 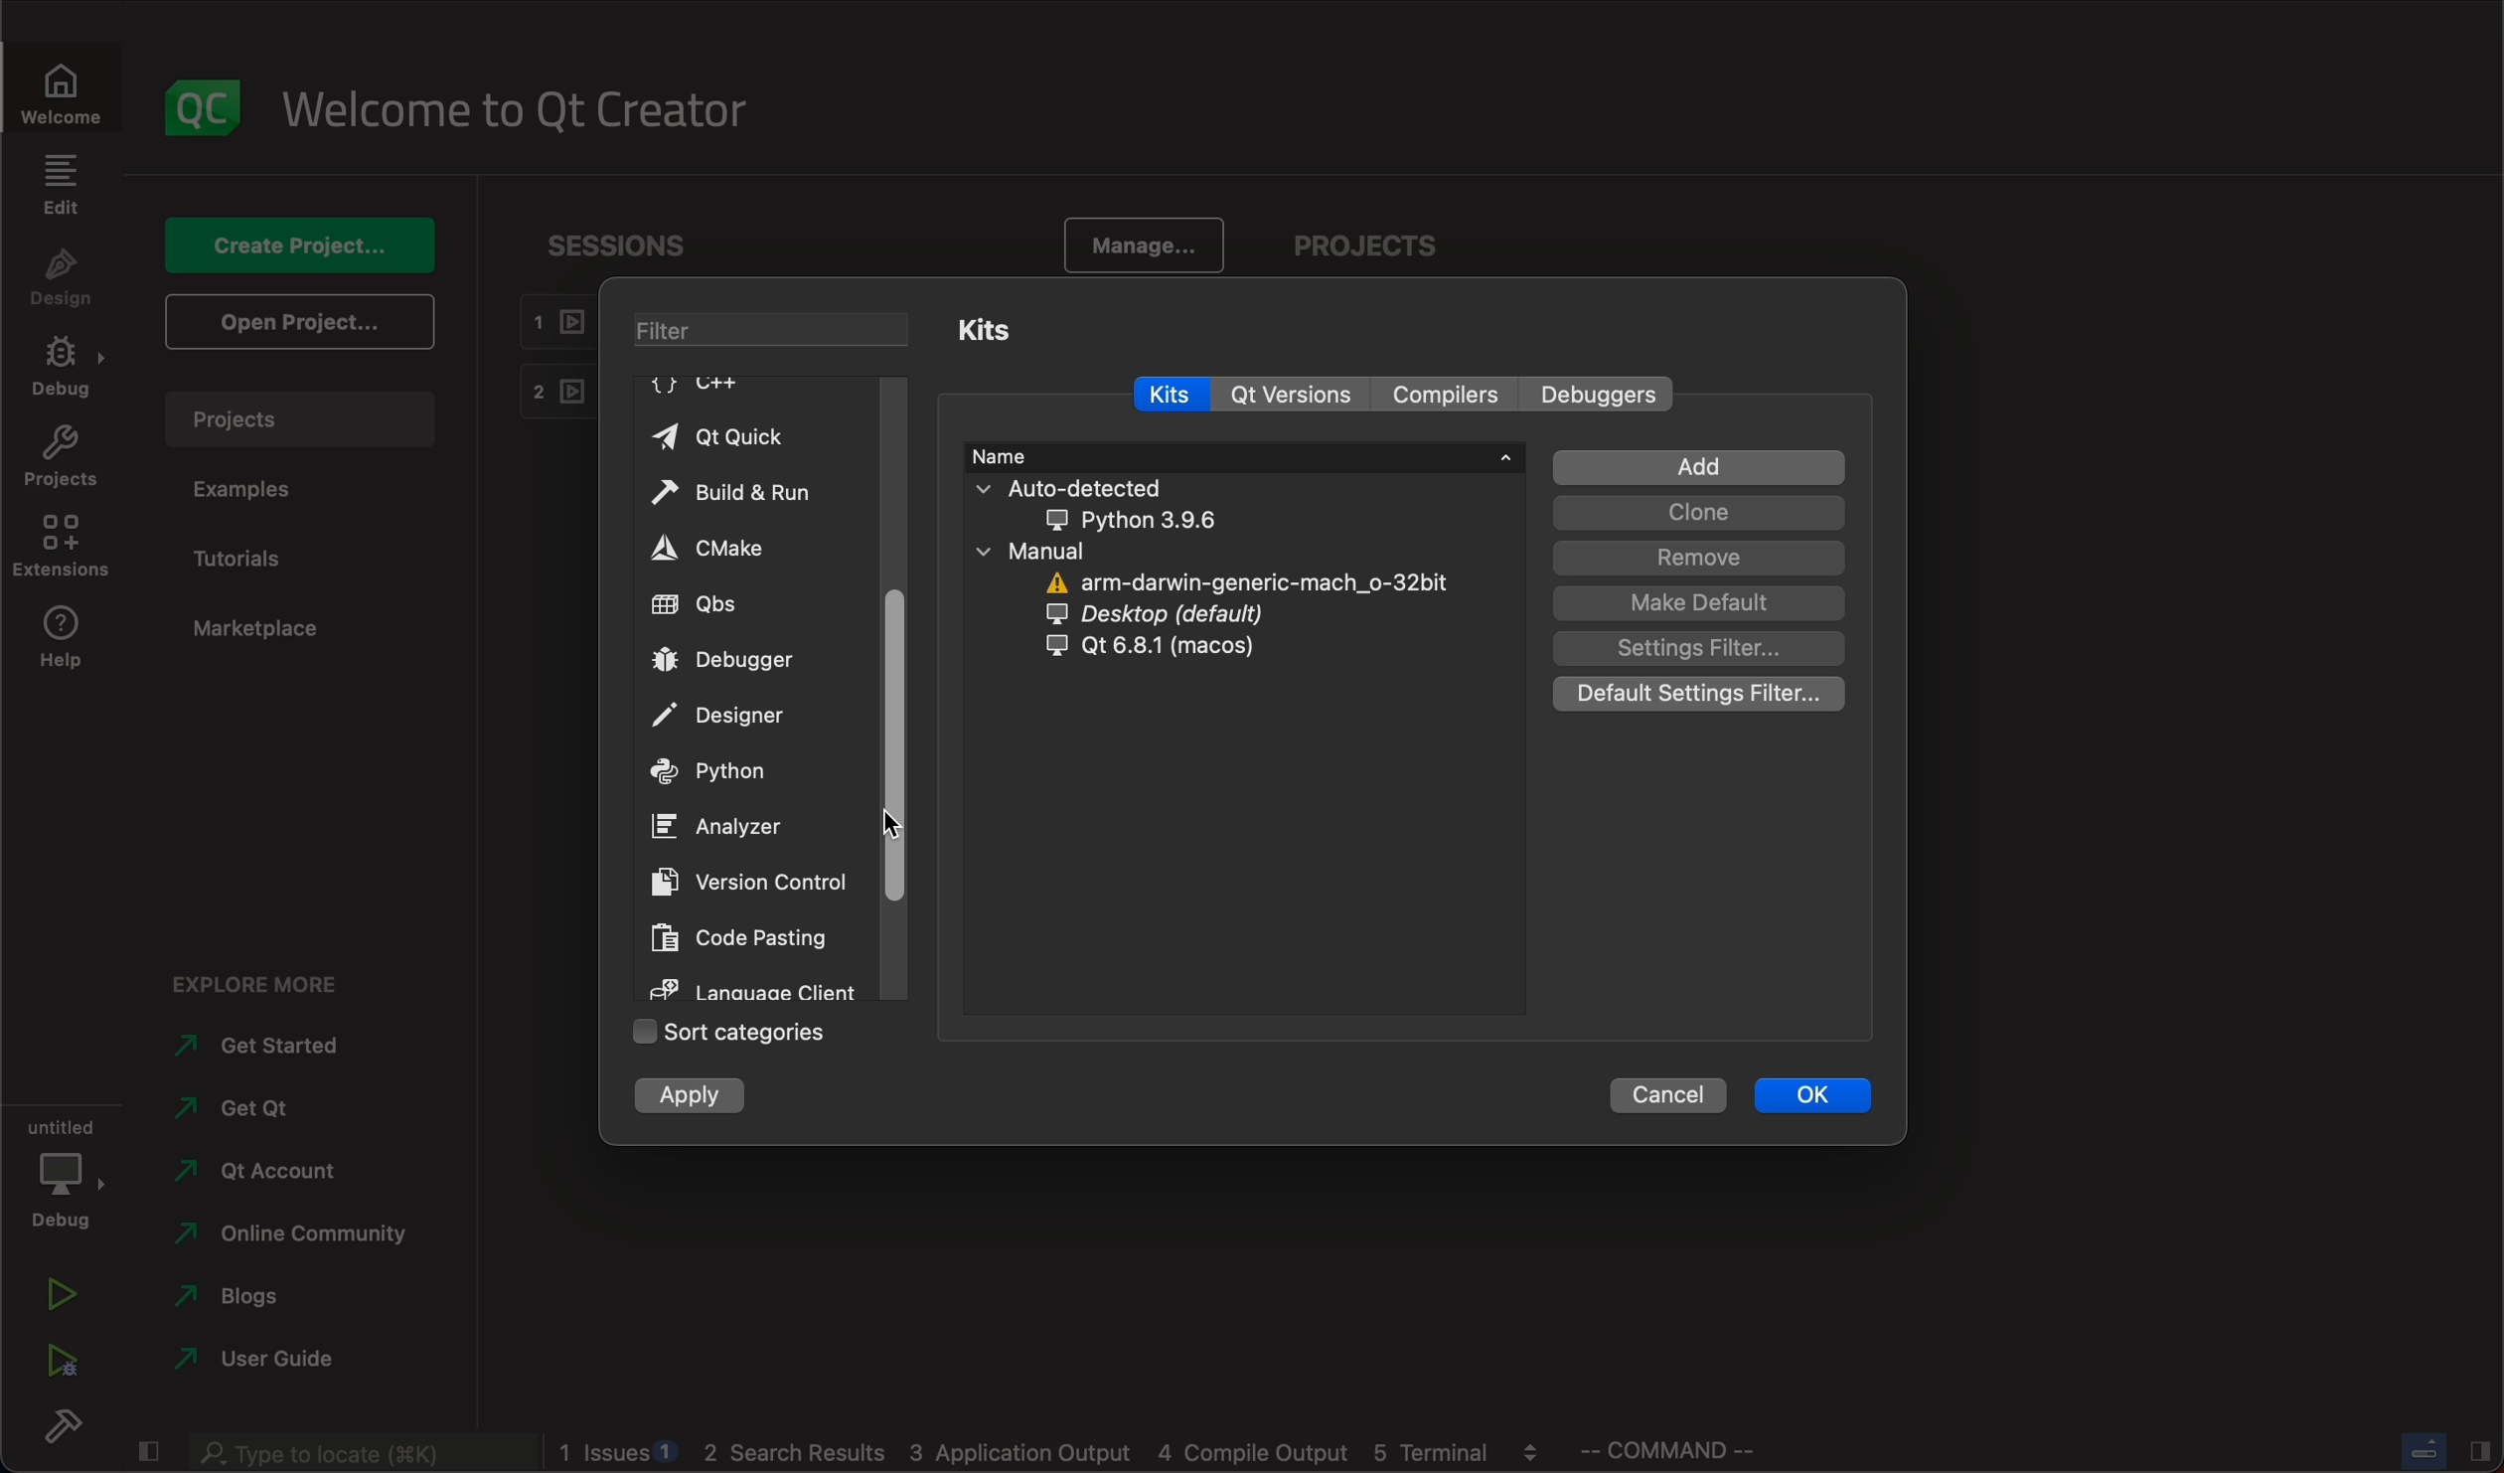 I want to click on kits, so click(x=992, y=336).